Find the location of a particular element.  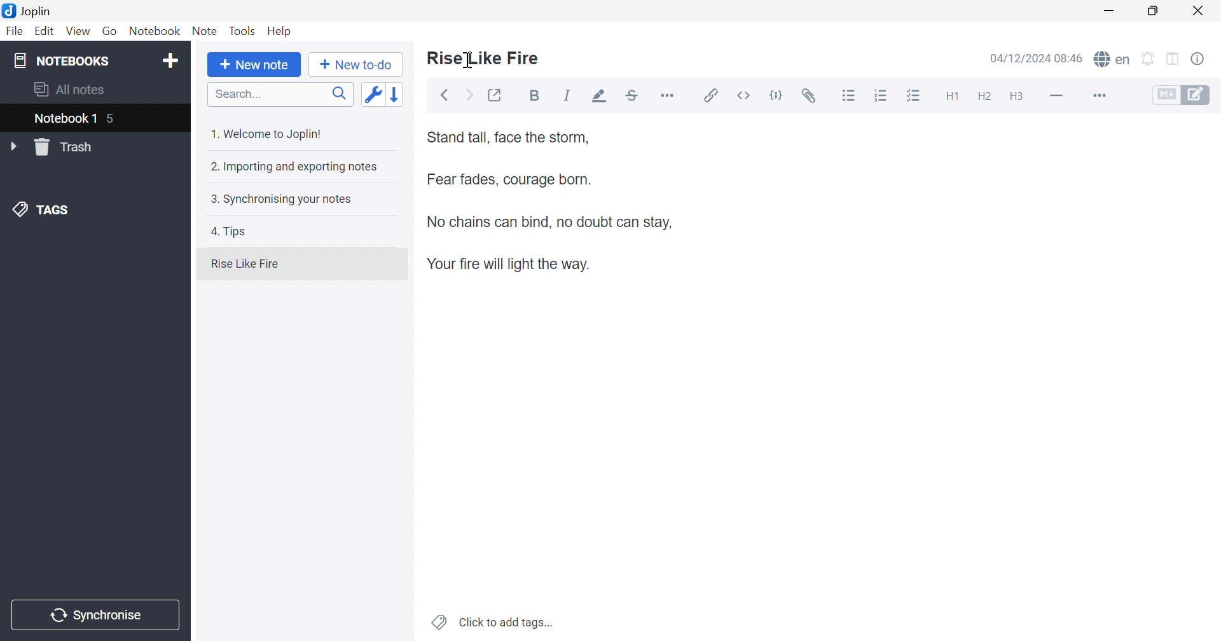

Notebook is located at coordinates (158, 31).